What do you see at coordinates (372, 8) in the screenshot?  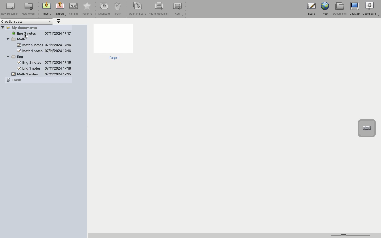 I see `OpenBoard` at bounding box center [372, 8].